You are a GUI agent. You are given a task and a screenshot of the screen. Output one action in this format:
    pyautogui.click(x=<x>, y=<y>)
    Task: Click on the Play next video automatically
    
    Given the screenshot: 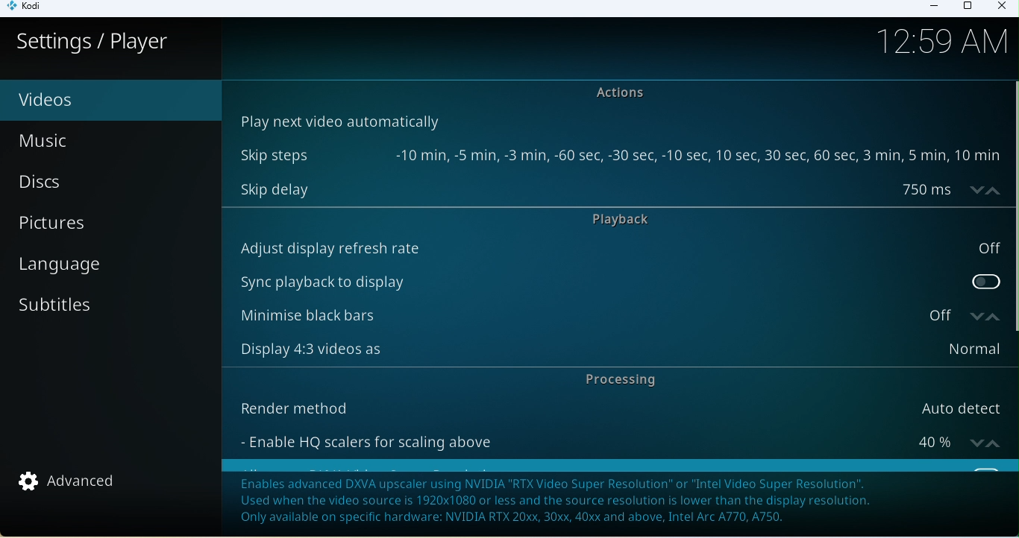 What is the action you would take?
    pyautogui.click(x=338, y=120)
    